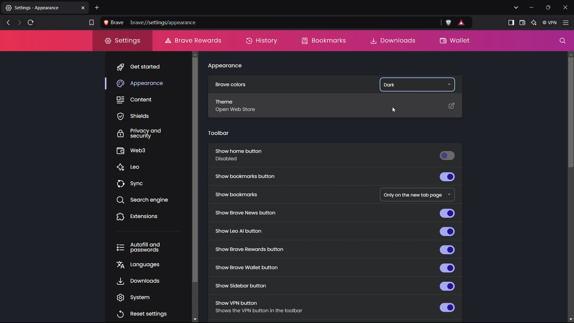 The image size is (574, 323). I want to click on earn tokens, so click(462, 23).